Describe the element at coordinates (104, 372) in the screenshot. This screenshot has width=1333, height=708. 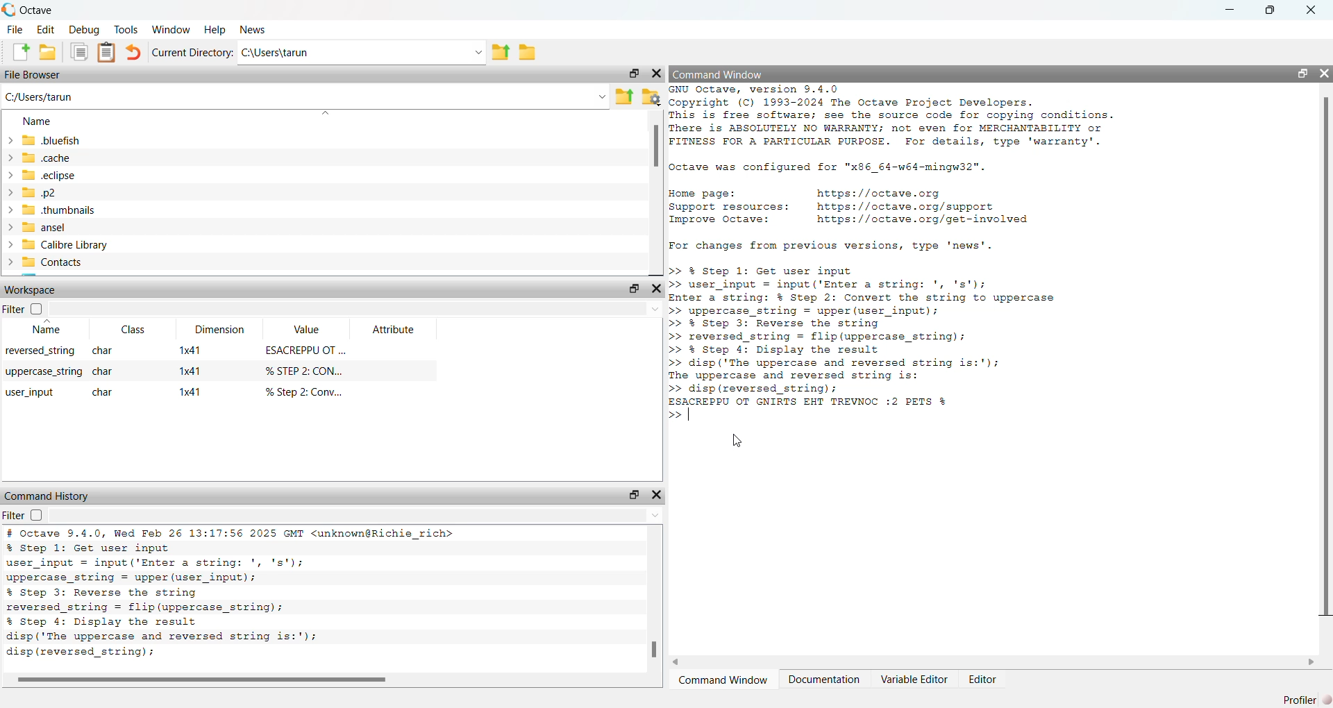
I see `char` at that location.